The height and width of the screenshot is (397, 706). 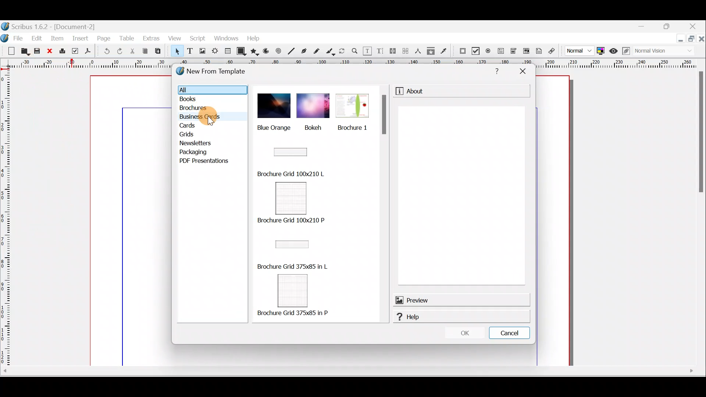 What do you see at coordinates (313, 129) in the screenshot?
I see `Bokeh` at bounding box center [313, 129].